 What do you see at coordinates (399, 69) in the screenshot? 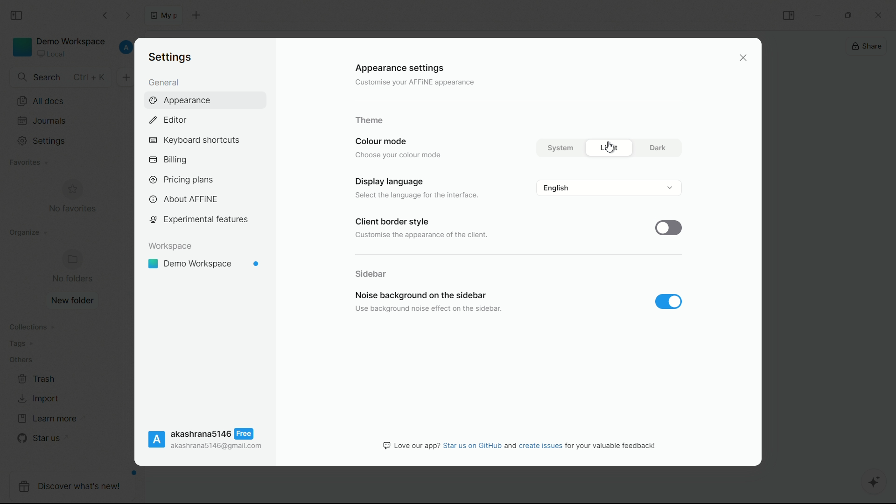
I see `appearance setting` at bounding box center [399, 69].